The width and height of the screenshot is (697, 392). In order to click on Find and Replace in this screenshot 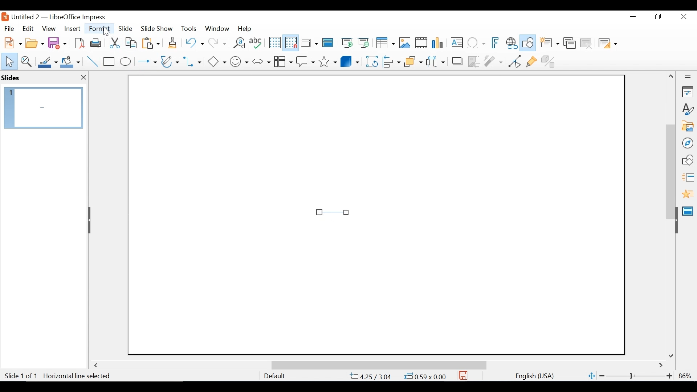, I will do `click(239, 43)`.